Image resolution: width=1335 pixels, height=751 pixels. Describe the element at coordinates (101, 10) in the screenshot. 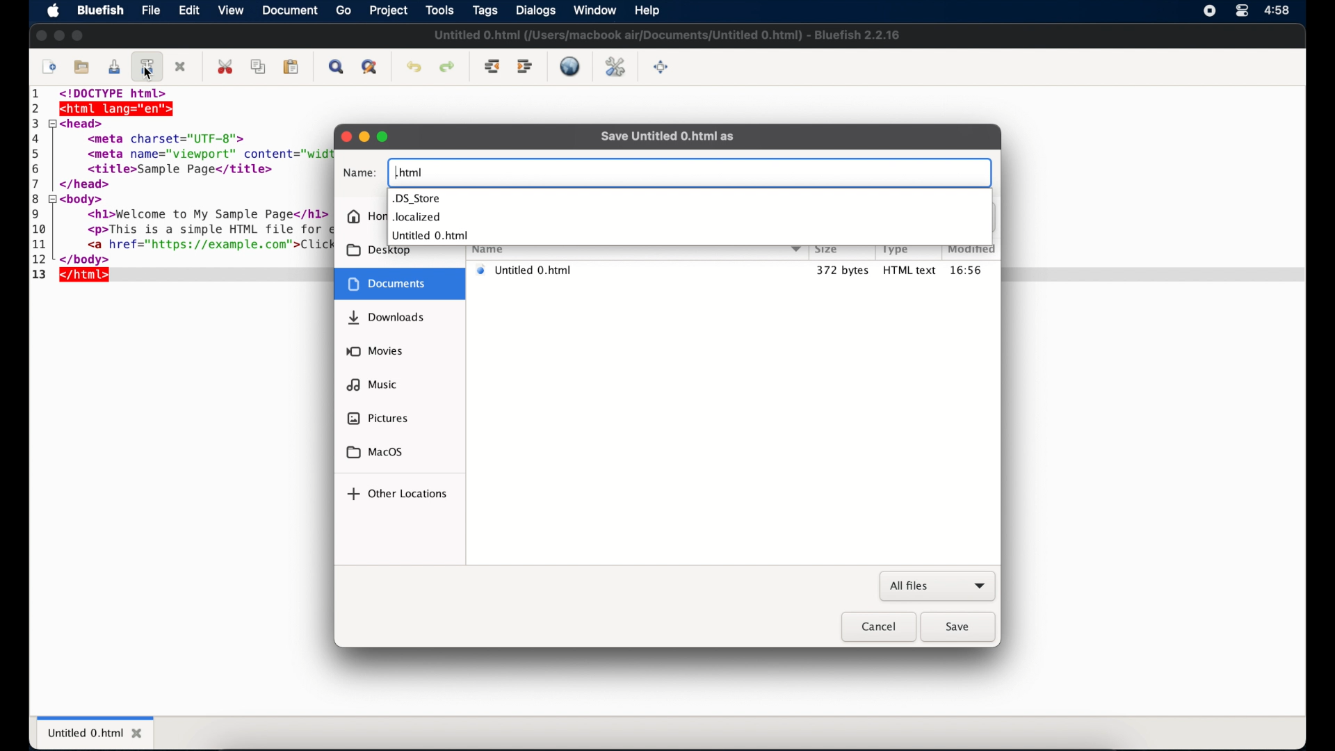

I see `bluefish` at that location.